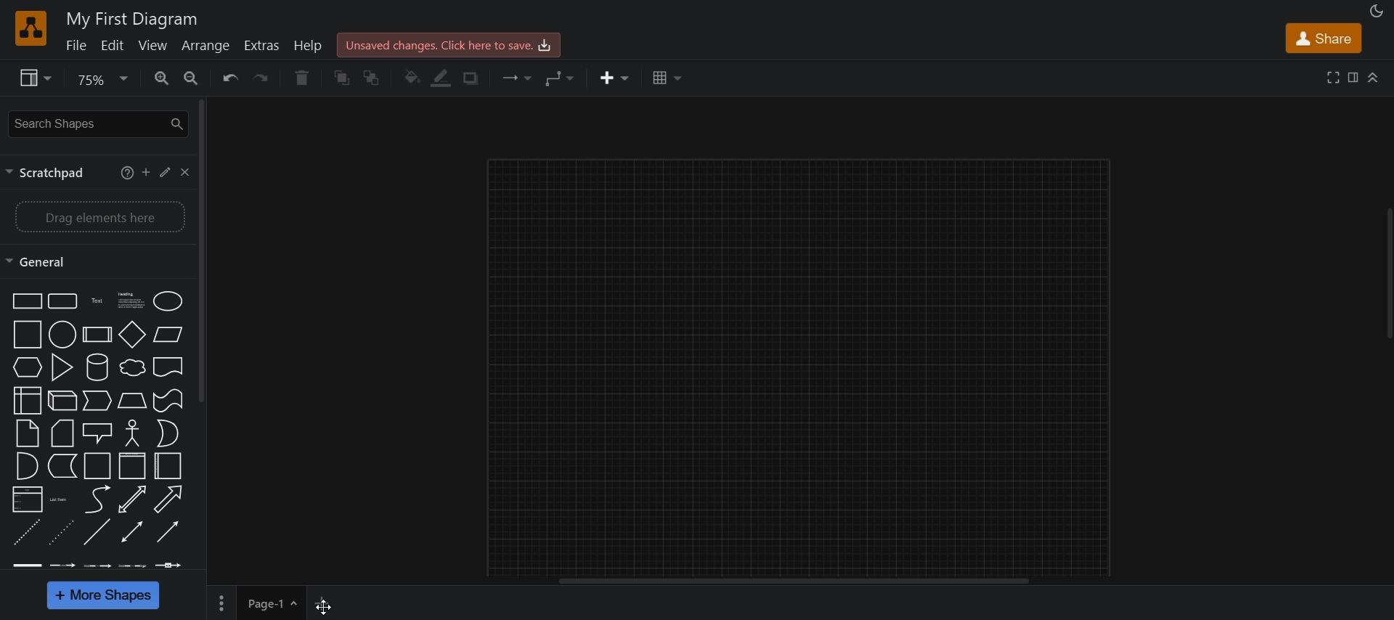  I want to click on file, so click(76, 46).